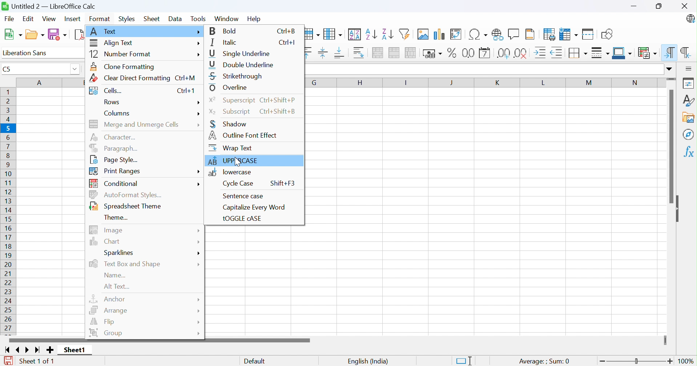  Describe the element at coordinates (339, 52) in the screenshot. I see `Align bottom` at that location.